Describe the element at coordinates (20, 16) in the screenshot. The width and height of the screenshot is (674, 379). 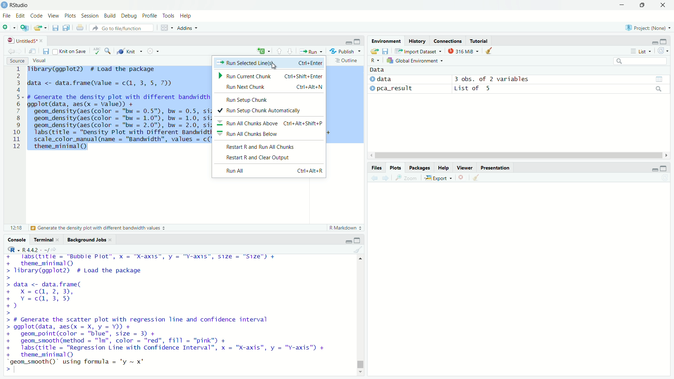
I see `Edit` at that location.